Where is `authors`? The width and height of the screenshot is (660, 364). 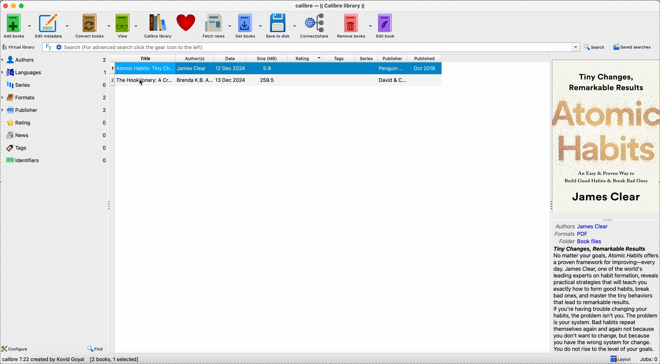 authors is located at coordinates (55, 60).